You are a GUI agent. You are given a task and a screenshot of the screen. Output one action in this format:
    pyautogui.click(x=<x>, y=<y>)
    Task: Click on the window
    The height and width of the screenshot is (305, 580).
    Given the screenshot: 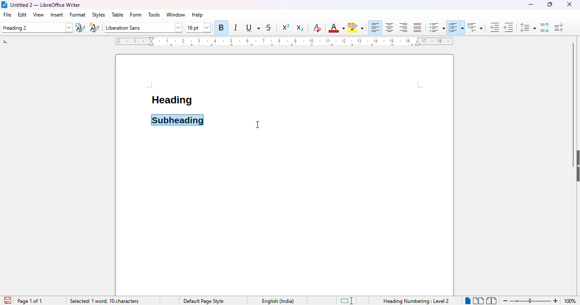 What is the action you would take?
    pyautogui.click(x=176, y=14)
    